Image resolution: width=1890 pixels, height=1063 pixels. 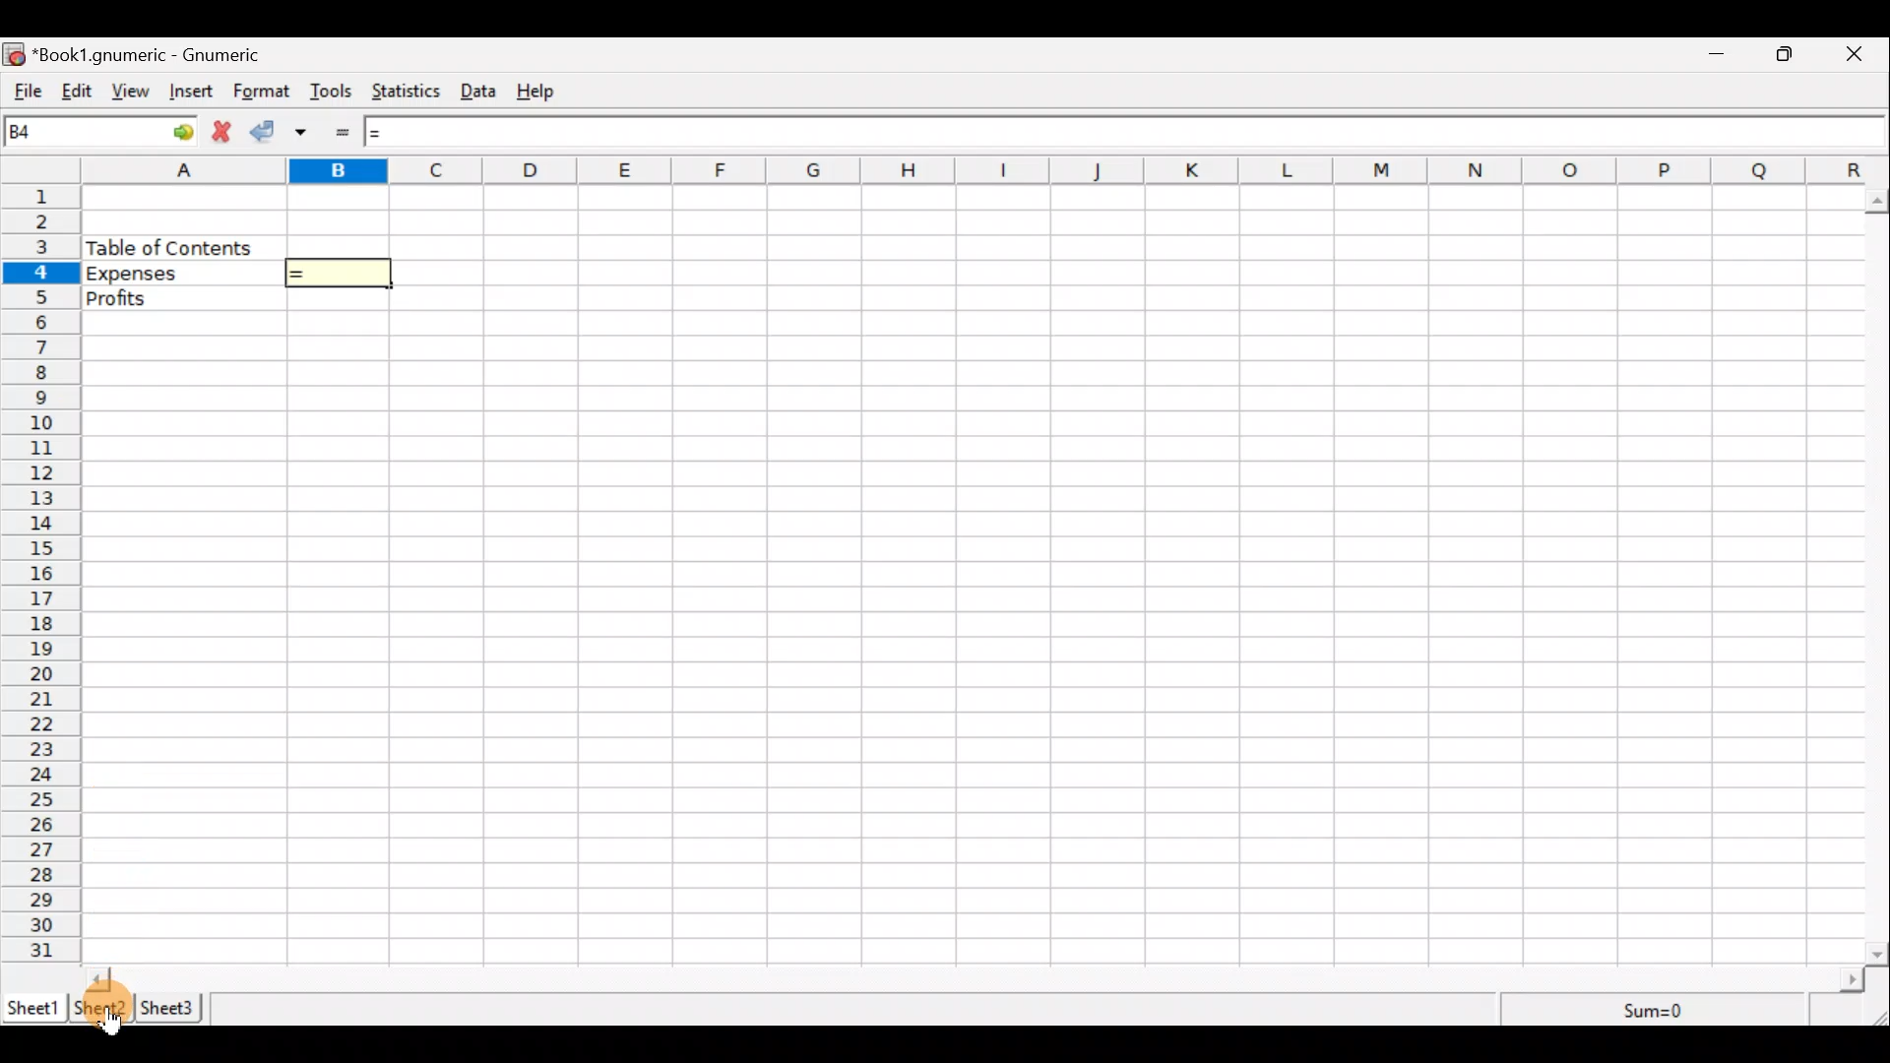 What do you see at coordinates (957, 171) in the screenshot?
I see `alphabets row` at bounding box center [957, 171].